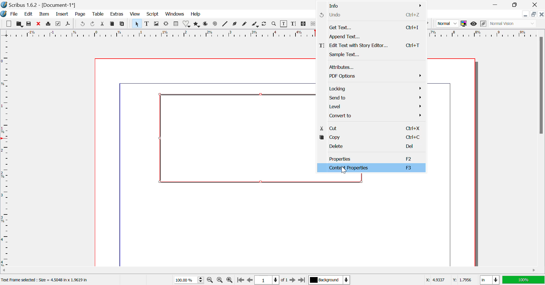 This screenshot has height=285, width=545. I want to click on Zoom to 100%, so click(220, 280).